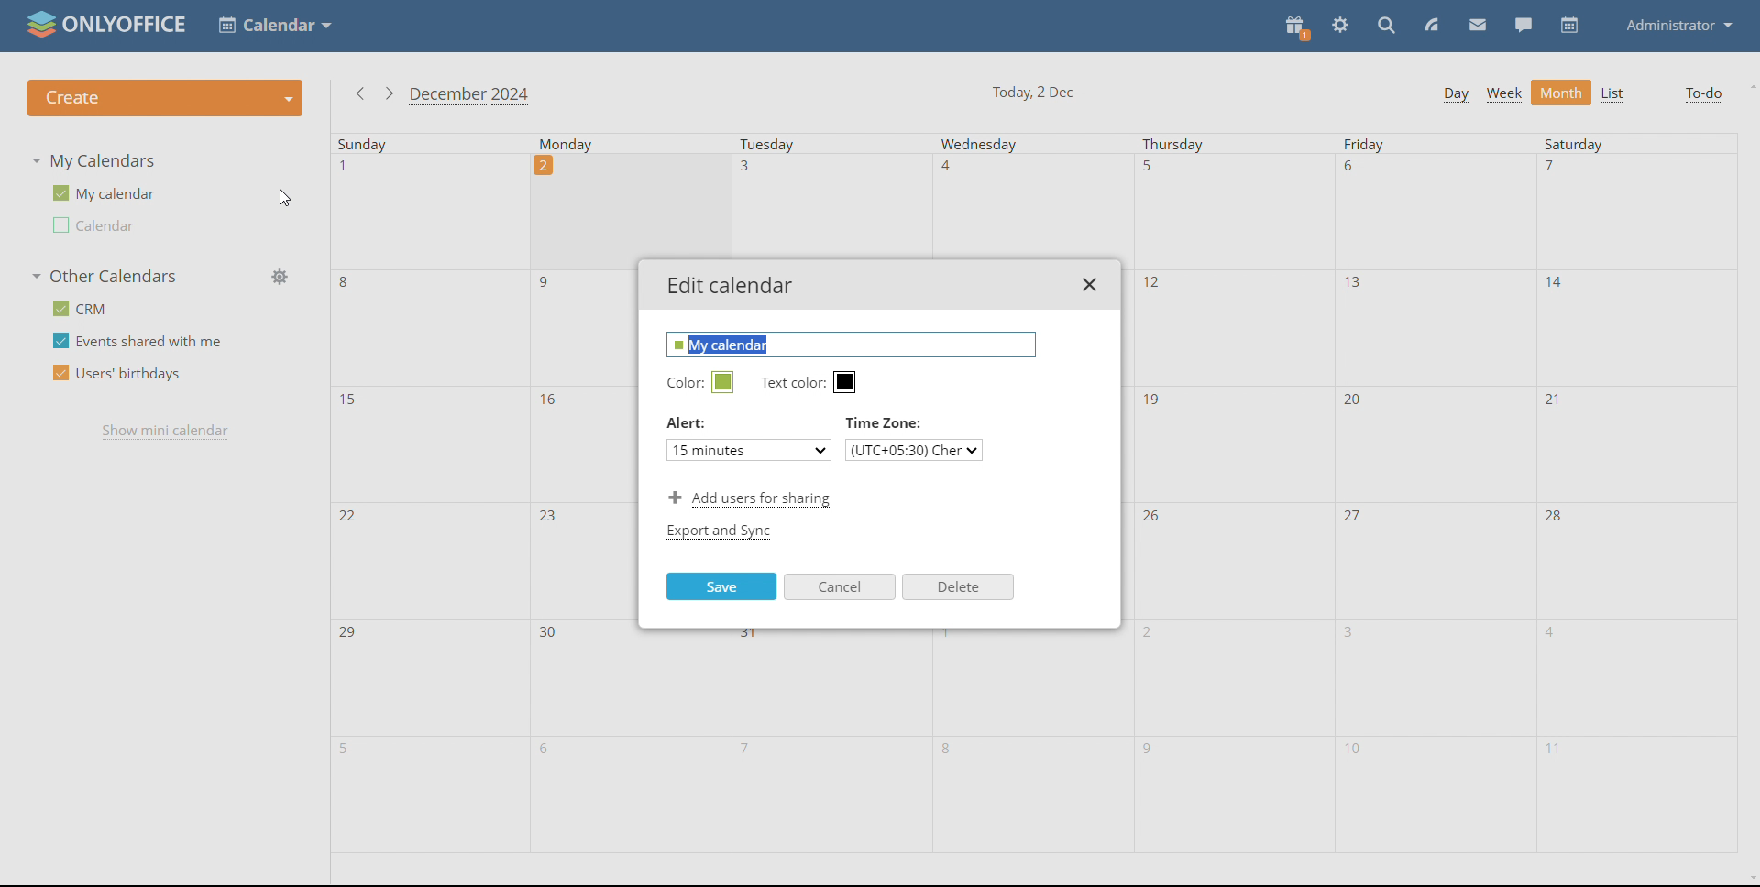 This screenshot has width=1760, height=887. What do you see at coordinates (1088, 287) in the screenshot?
I see `close` at bounding box center [1088, 287].